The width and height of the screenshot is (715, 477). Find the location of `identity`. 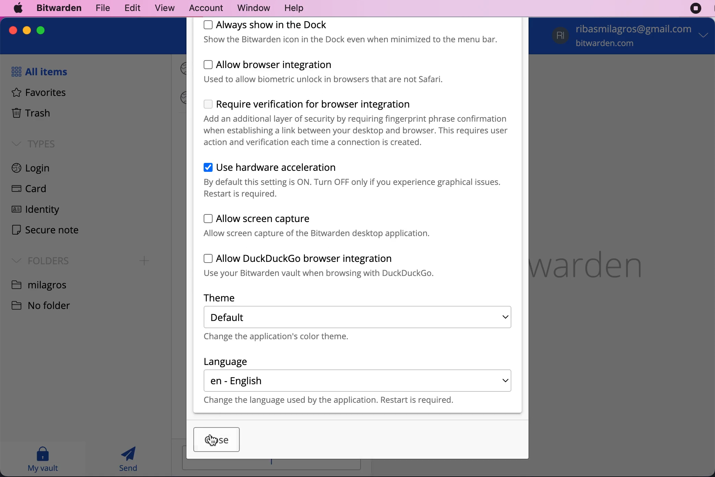

identity is located at coordinates (34, 211).